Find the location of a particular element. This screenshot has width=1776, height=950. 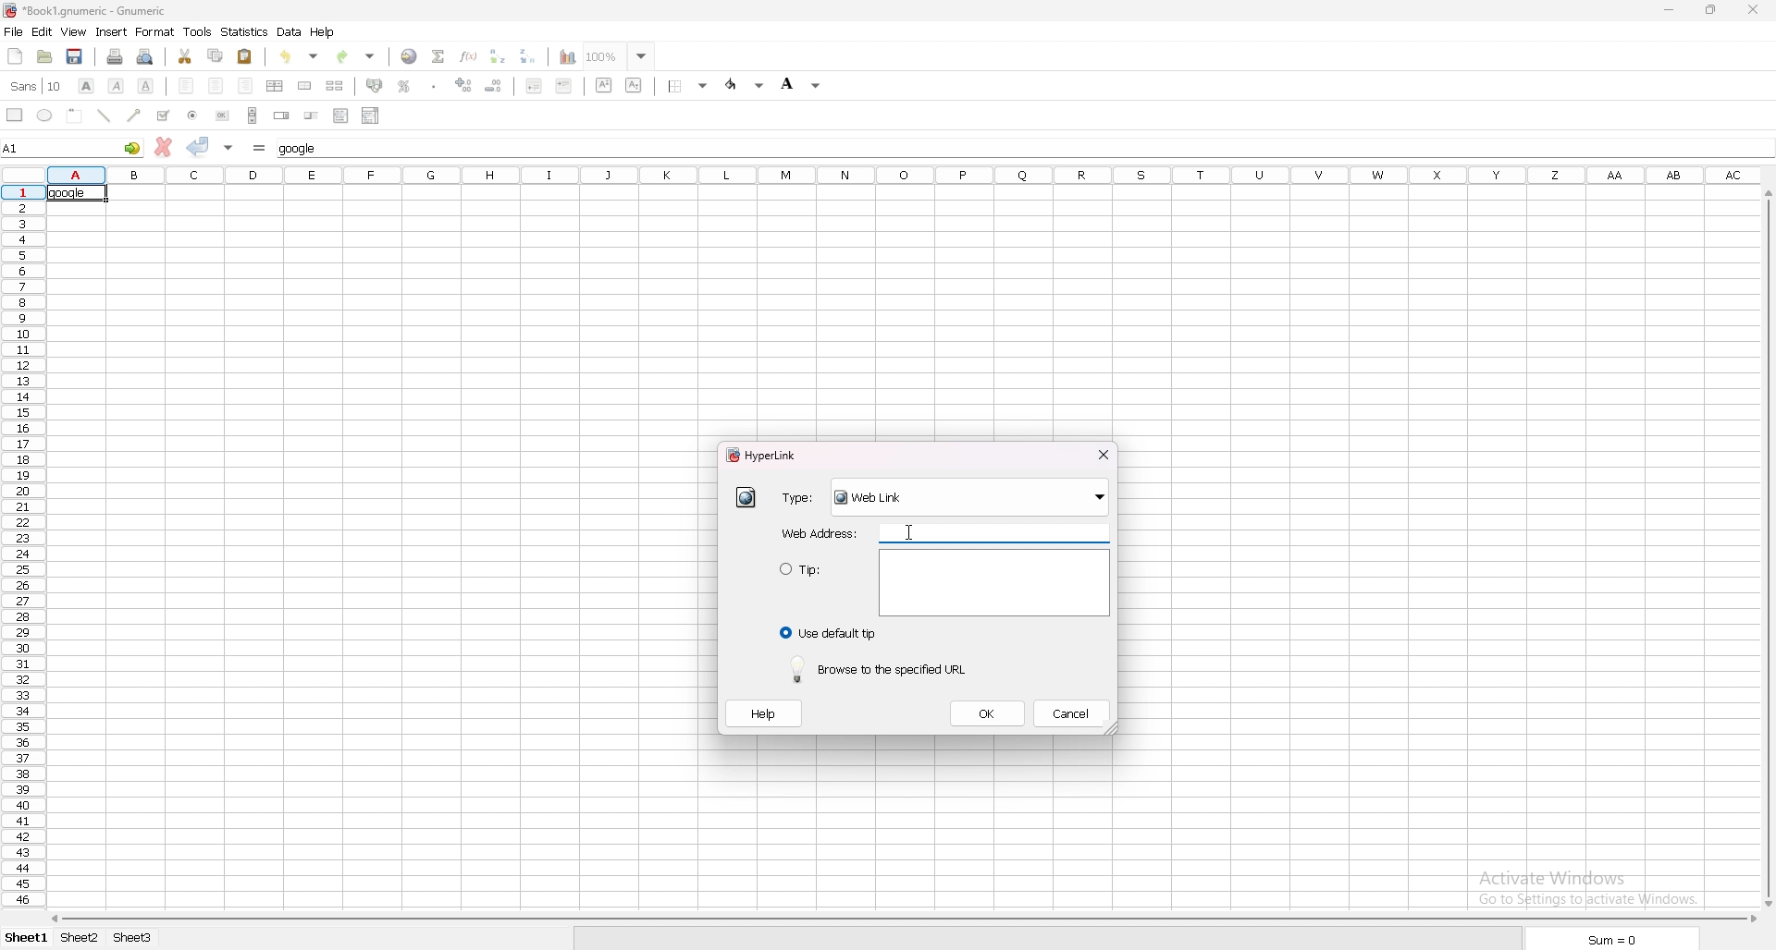

underline is located at coordinates (145, 85).